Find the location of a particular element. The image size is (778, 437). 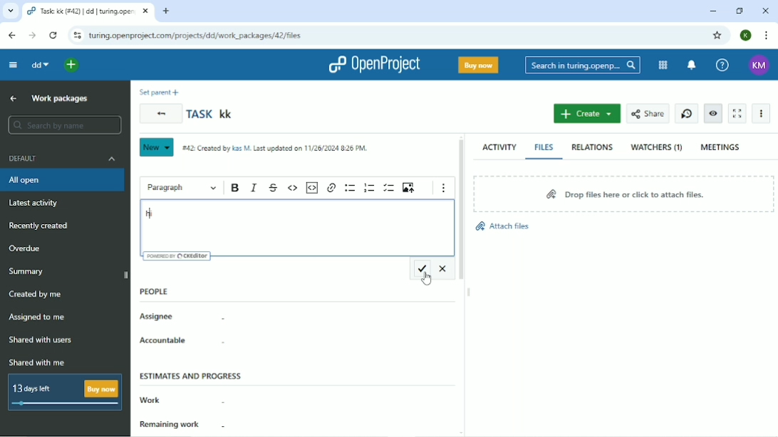

Overdue is located at coordinates (26, 249).